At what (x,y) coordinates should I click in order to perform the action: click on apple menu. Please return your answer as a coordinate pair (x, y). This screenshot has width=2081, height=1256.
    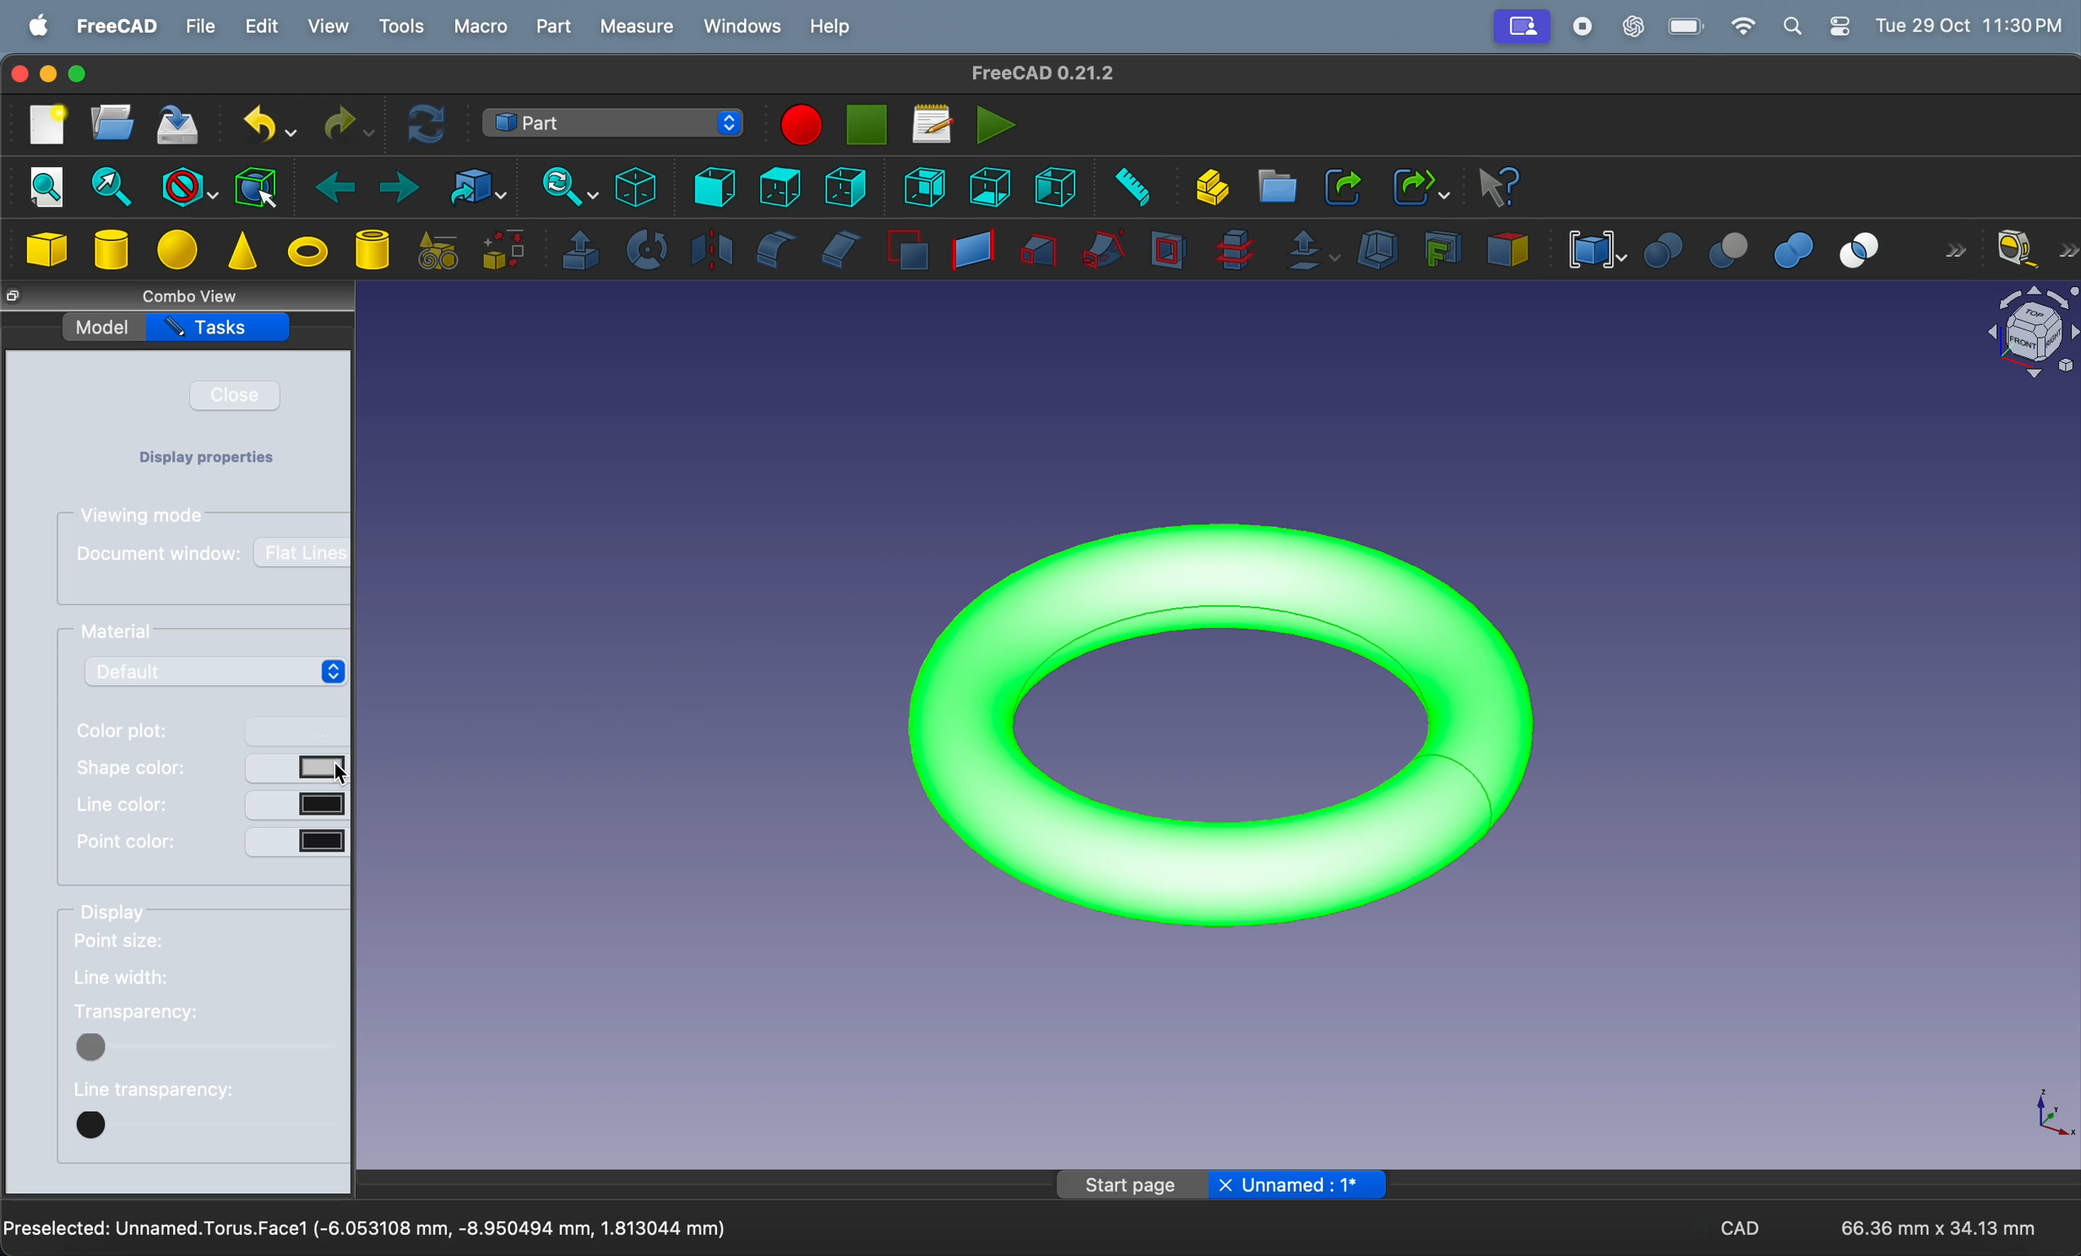
    Looking at the image, I should click on (33, 24).